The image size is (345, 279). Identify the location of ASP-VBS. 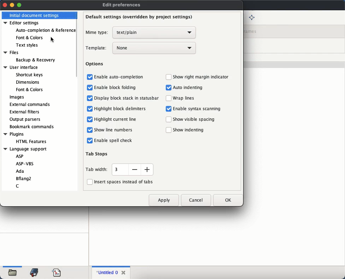
(24, 164).